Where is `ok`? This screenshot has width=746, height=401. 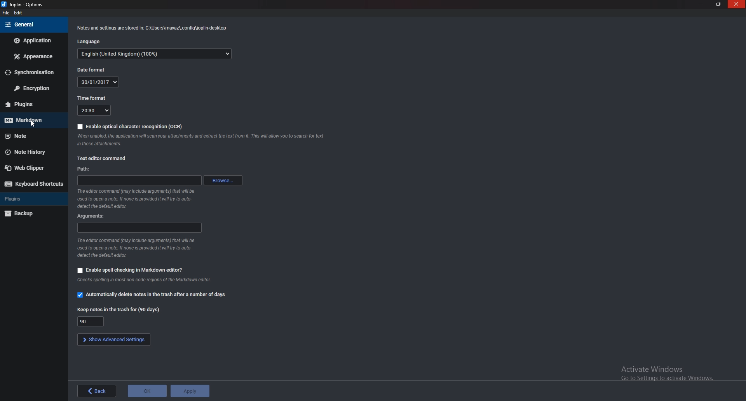
ok is located at coordinates (148, 391).